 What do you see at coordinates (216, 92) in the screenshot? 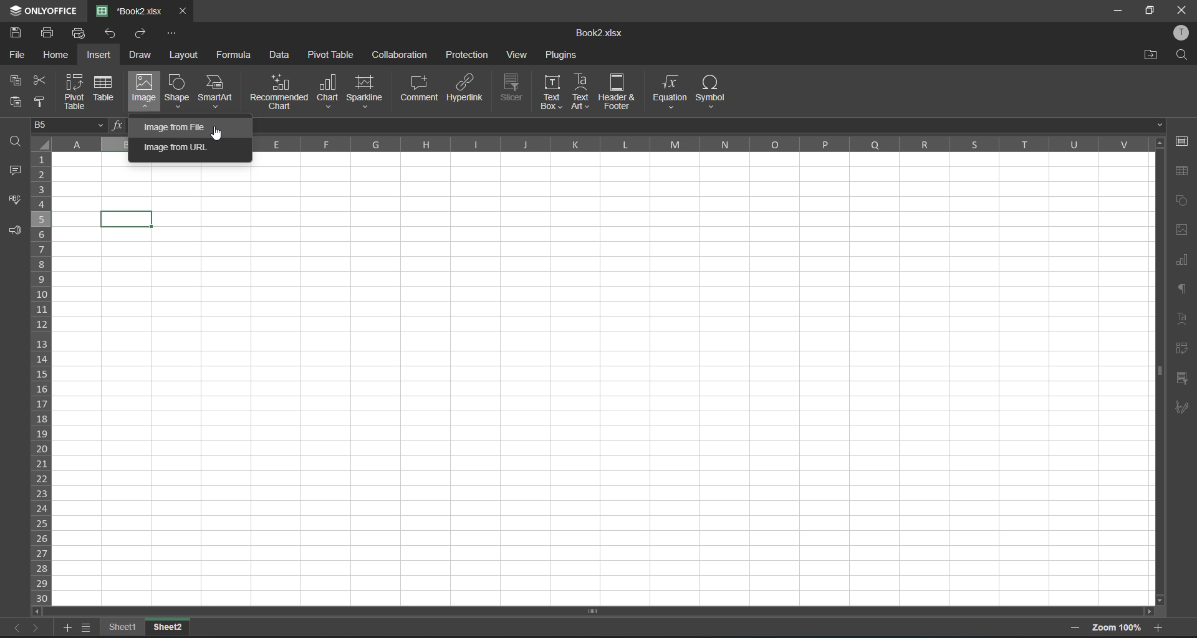
I see `smart art` at bounding box center [216, 92].